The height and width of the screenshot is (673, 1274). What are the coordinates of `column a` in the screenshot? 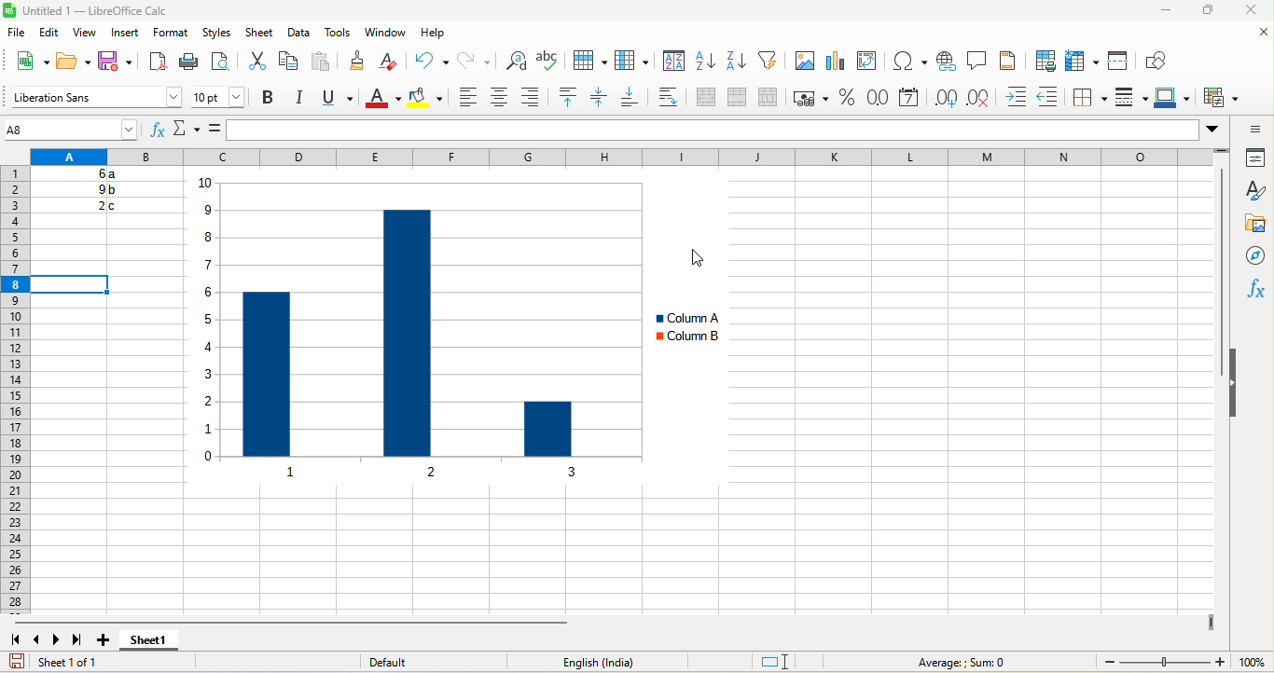 It's located at (686, 316).